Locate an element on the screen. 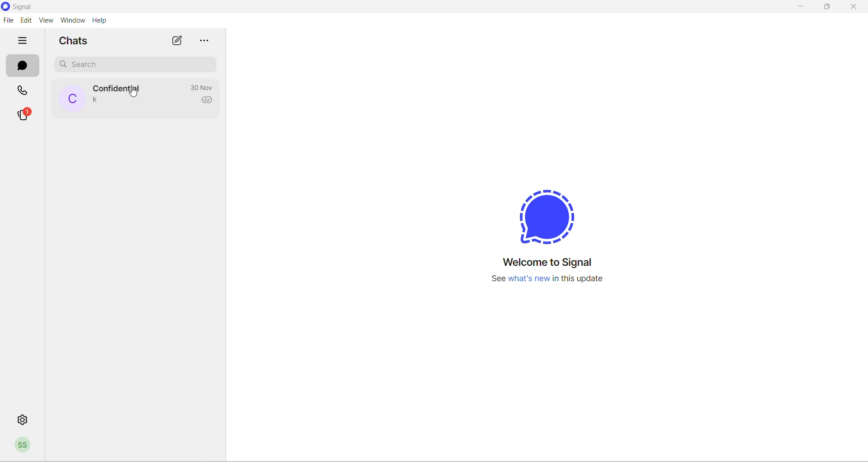 The height and width of the screenshot is (462, 868). signal logo is located at coordinates (547, 217).